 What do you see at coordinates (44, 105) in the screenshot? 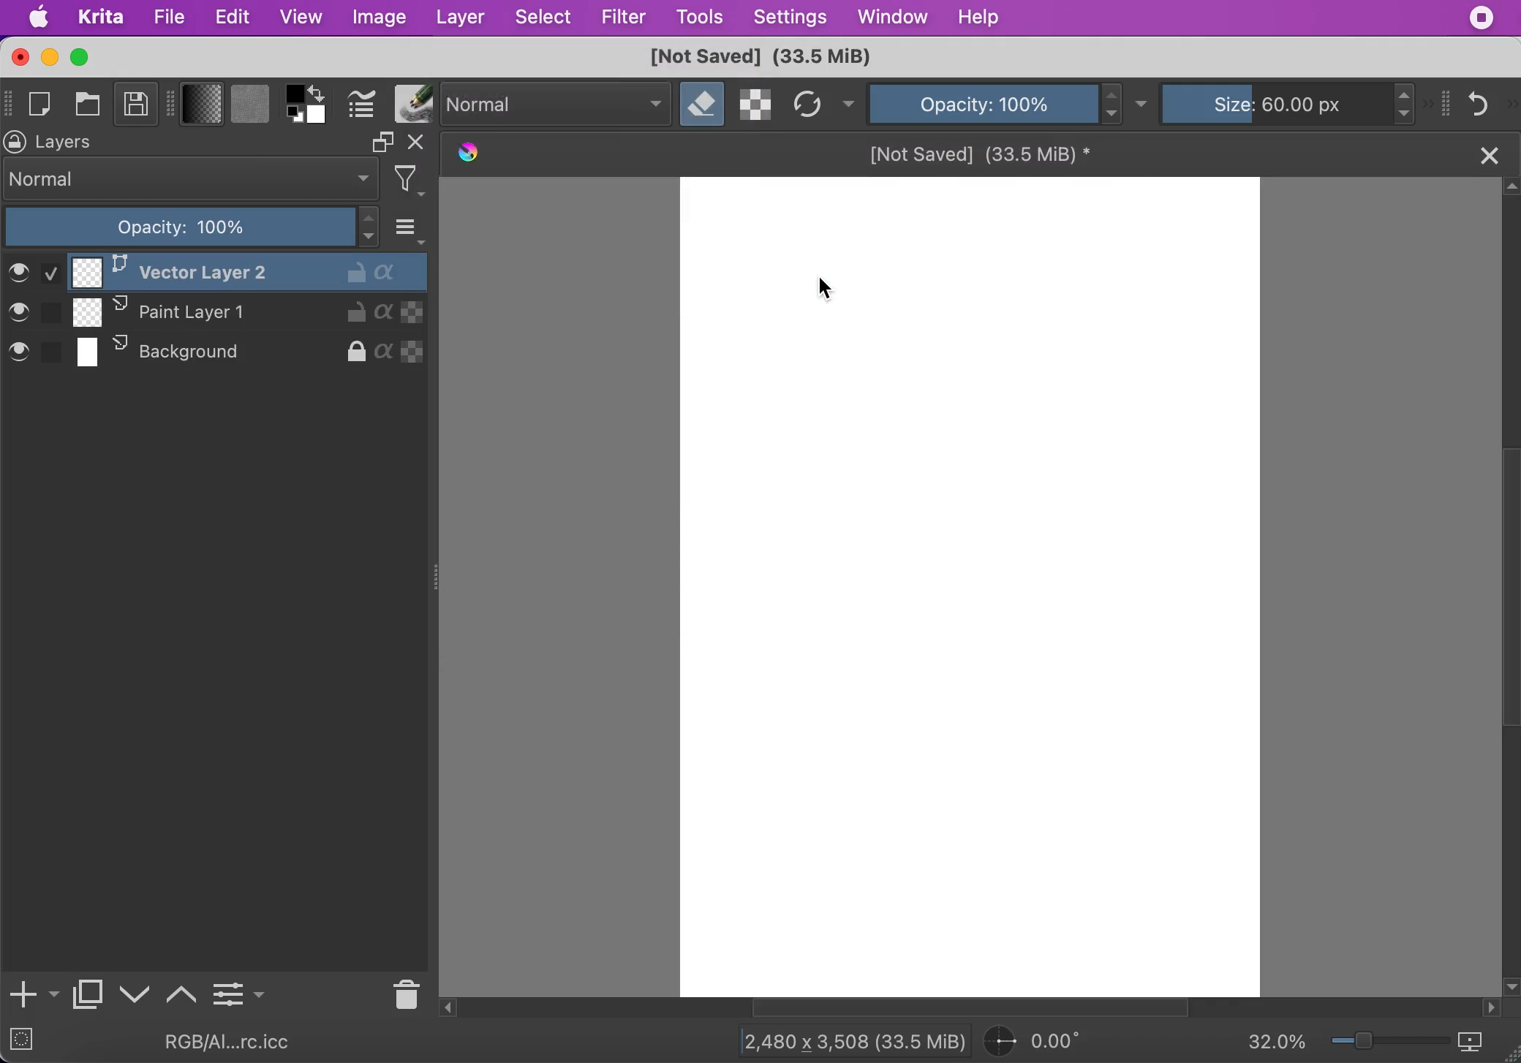
I see `create a new document` at bounding box center [44, 105].